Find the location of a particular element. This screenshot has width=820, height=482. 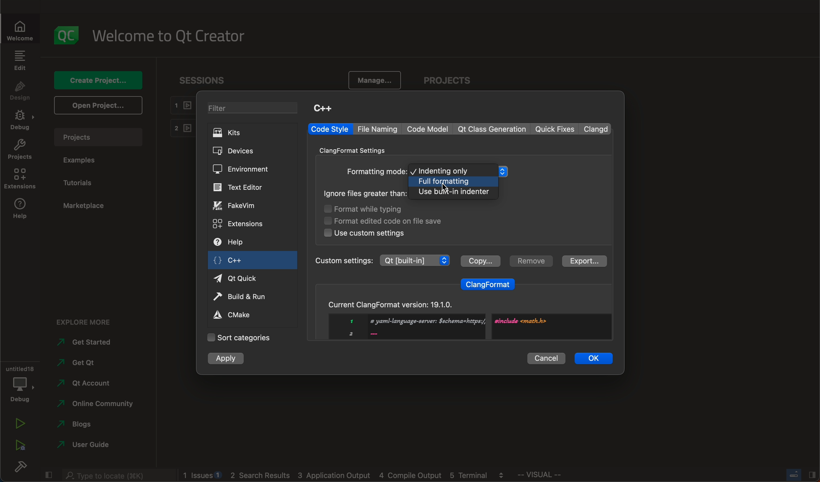

build and run is located at coordinates (243, 298).